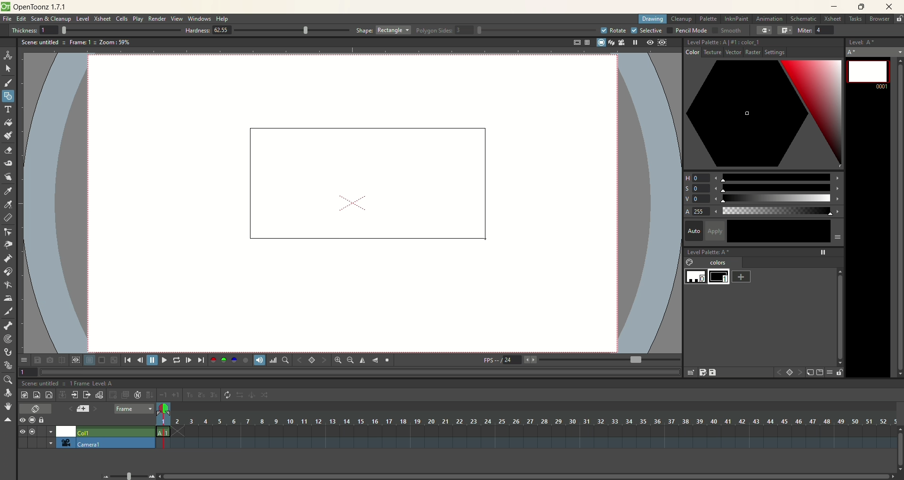  Describe the element at coordinates (9, 311) in the screenshot. I see `cutter` at that location.